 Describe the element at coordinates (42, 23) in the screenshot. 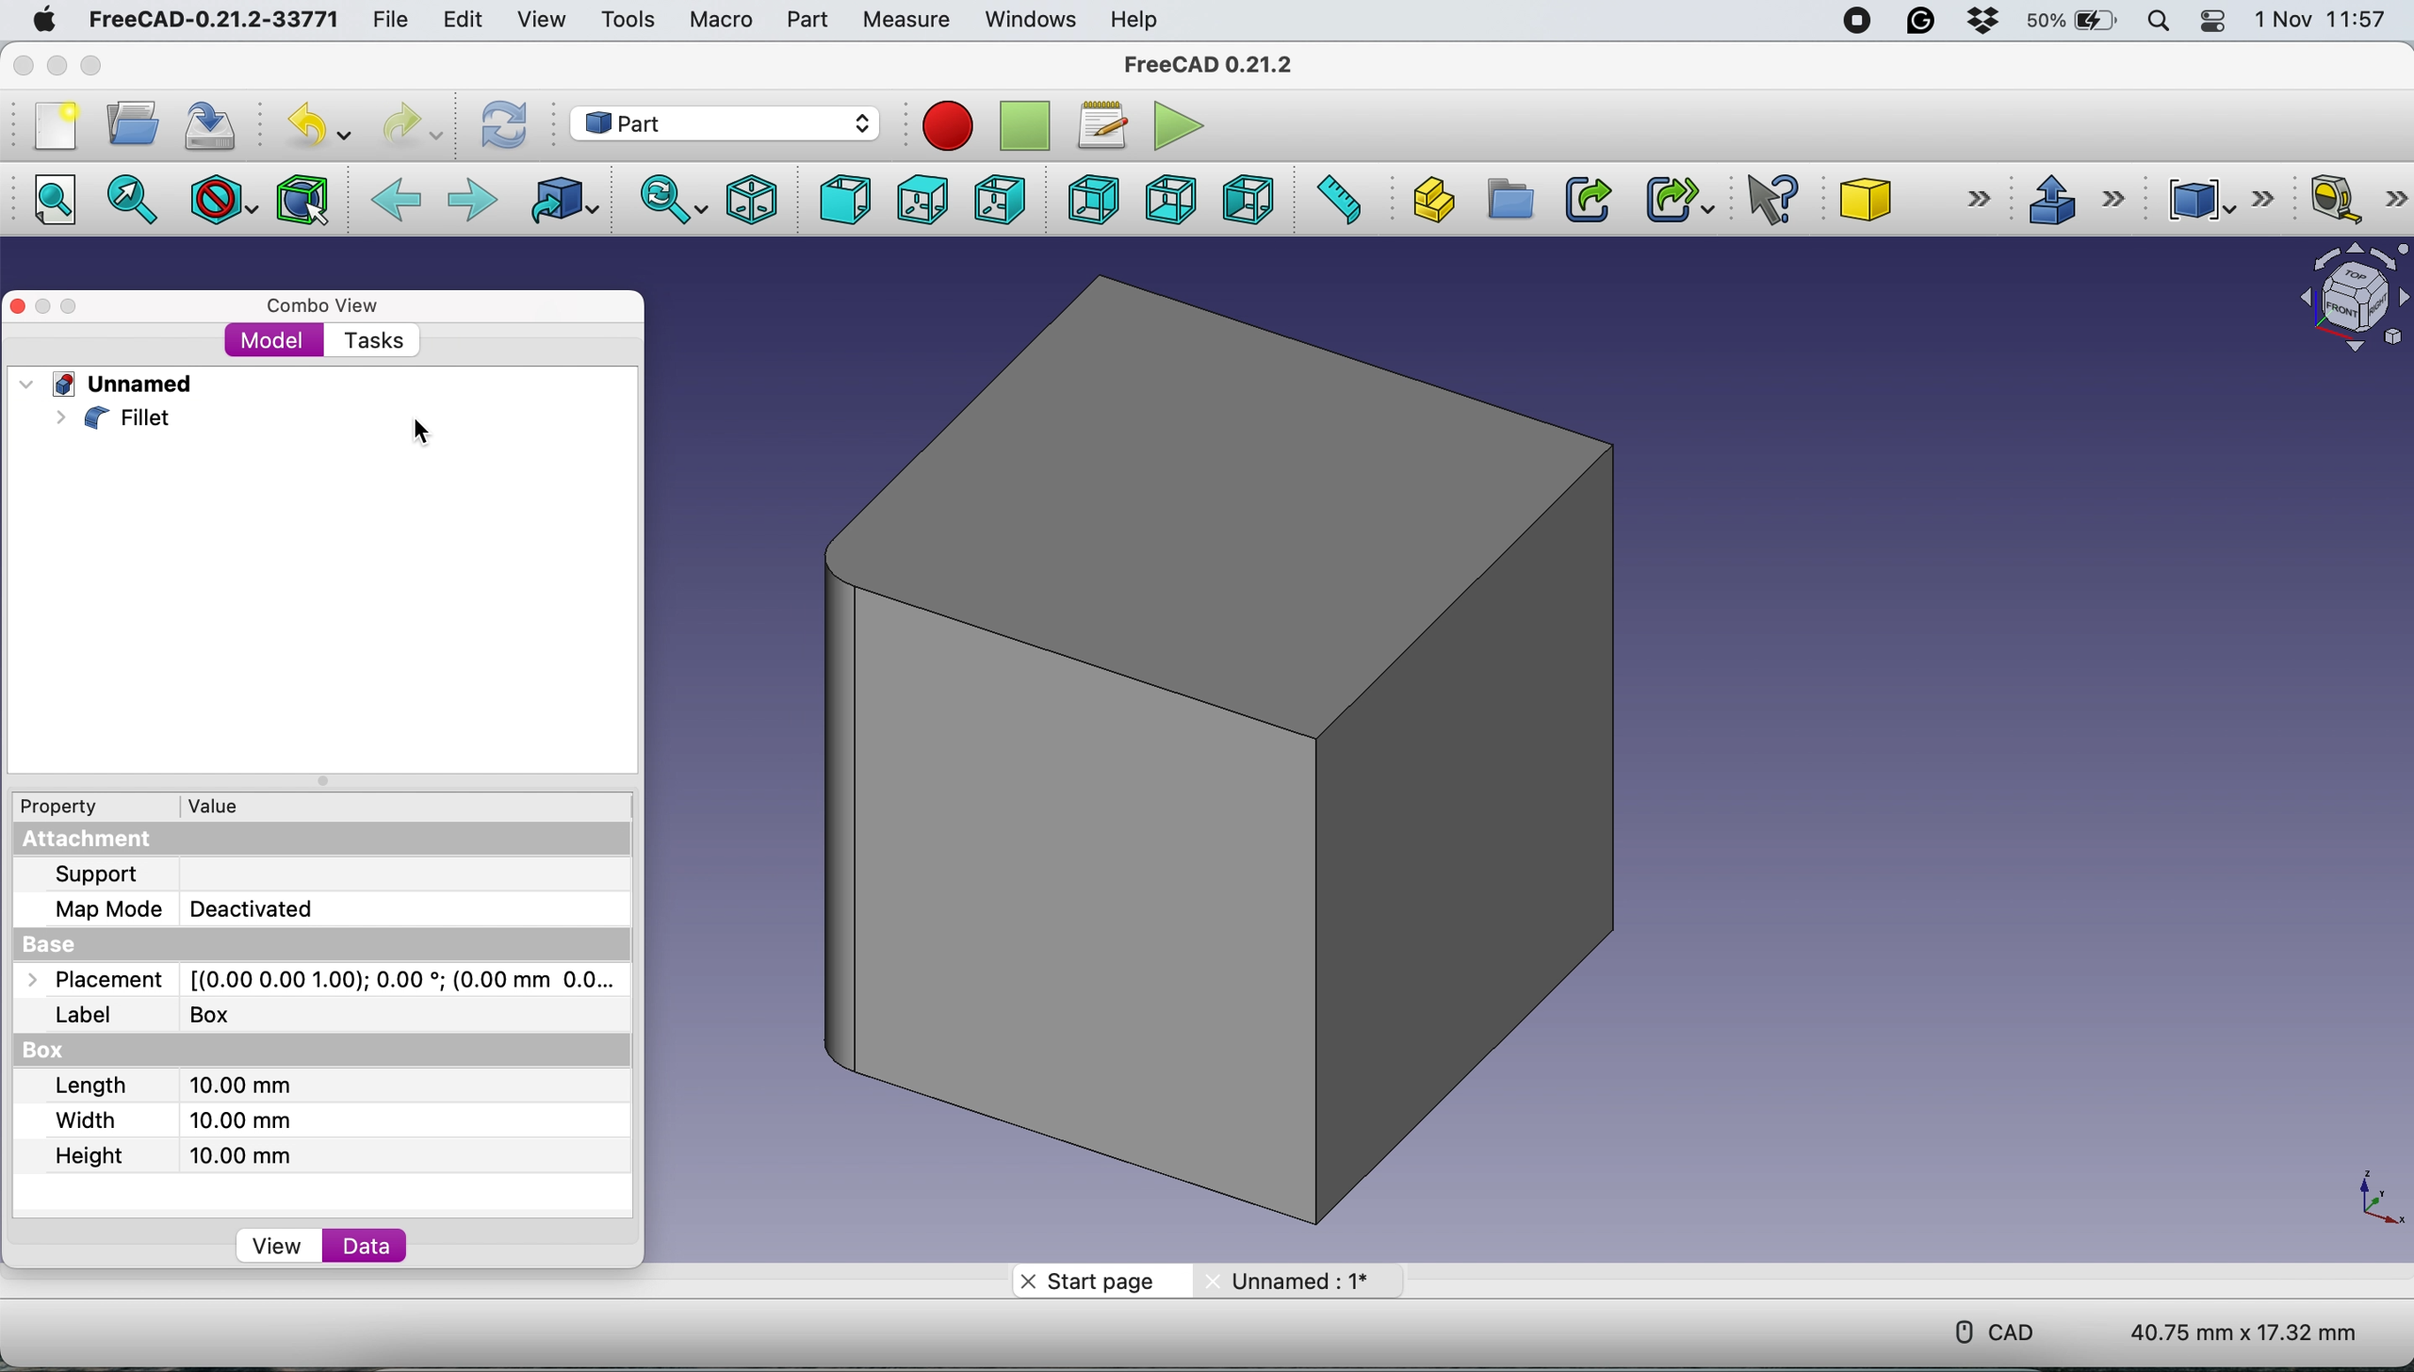

I see `system logo` at that location.